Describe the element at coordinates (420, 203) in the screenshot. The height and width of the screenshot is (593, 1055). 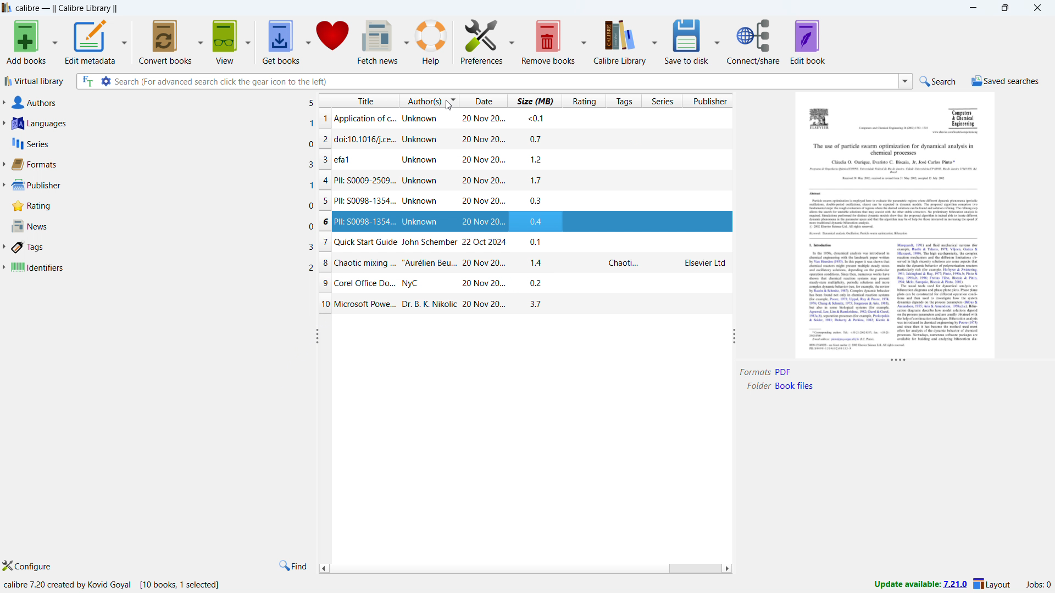
I see `Pll: S0098-1354... Unknown 20 Nov 20...` at that location.